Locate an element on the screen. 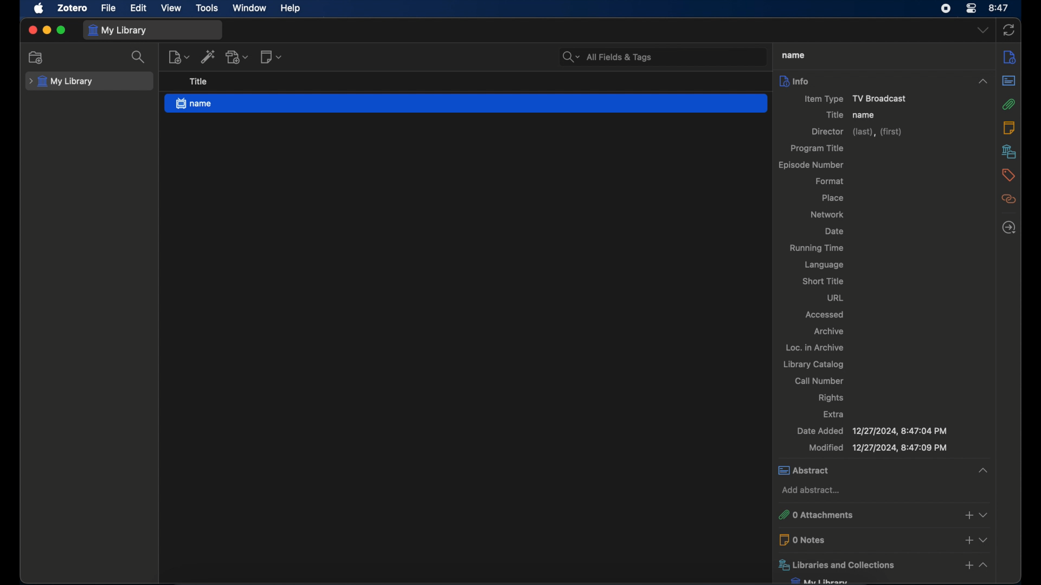  new collection is located at coordinates (35, 57).